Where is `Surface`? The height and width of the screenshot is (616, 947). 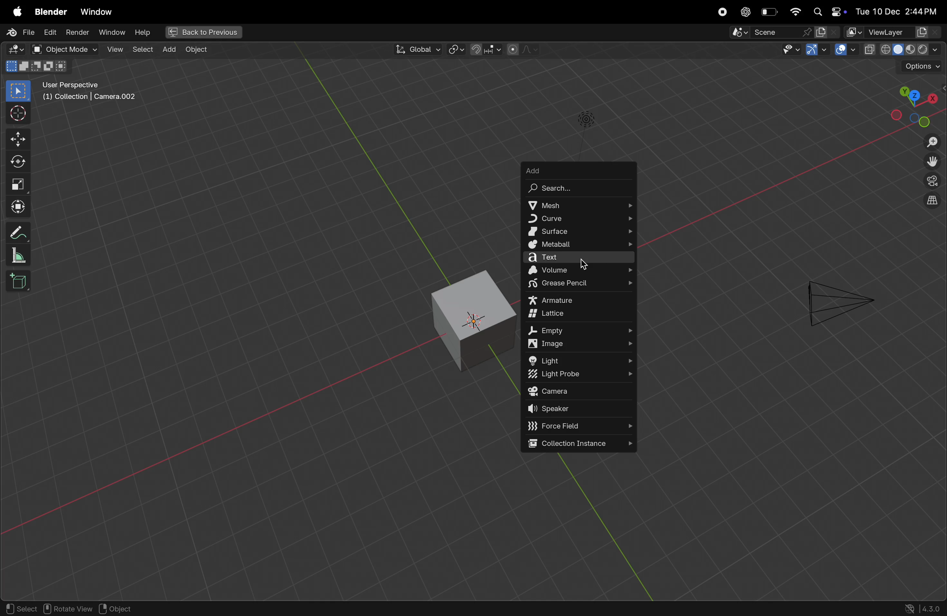
Surface is located at coordinates (579, 230).